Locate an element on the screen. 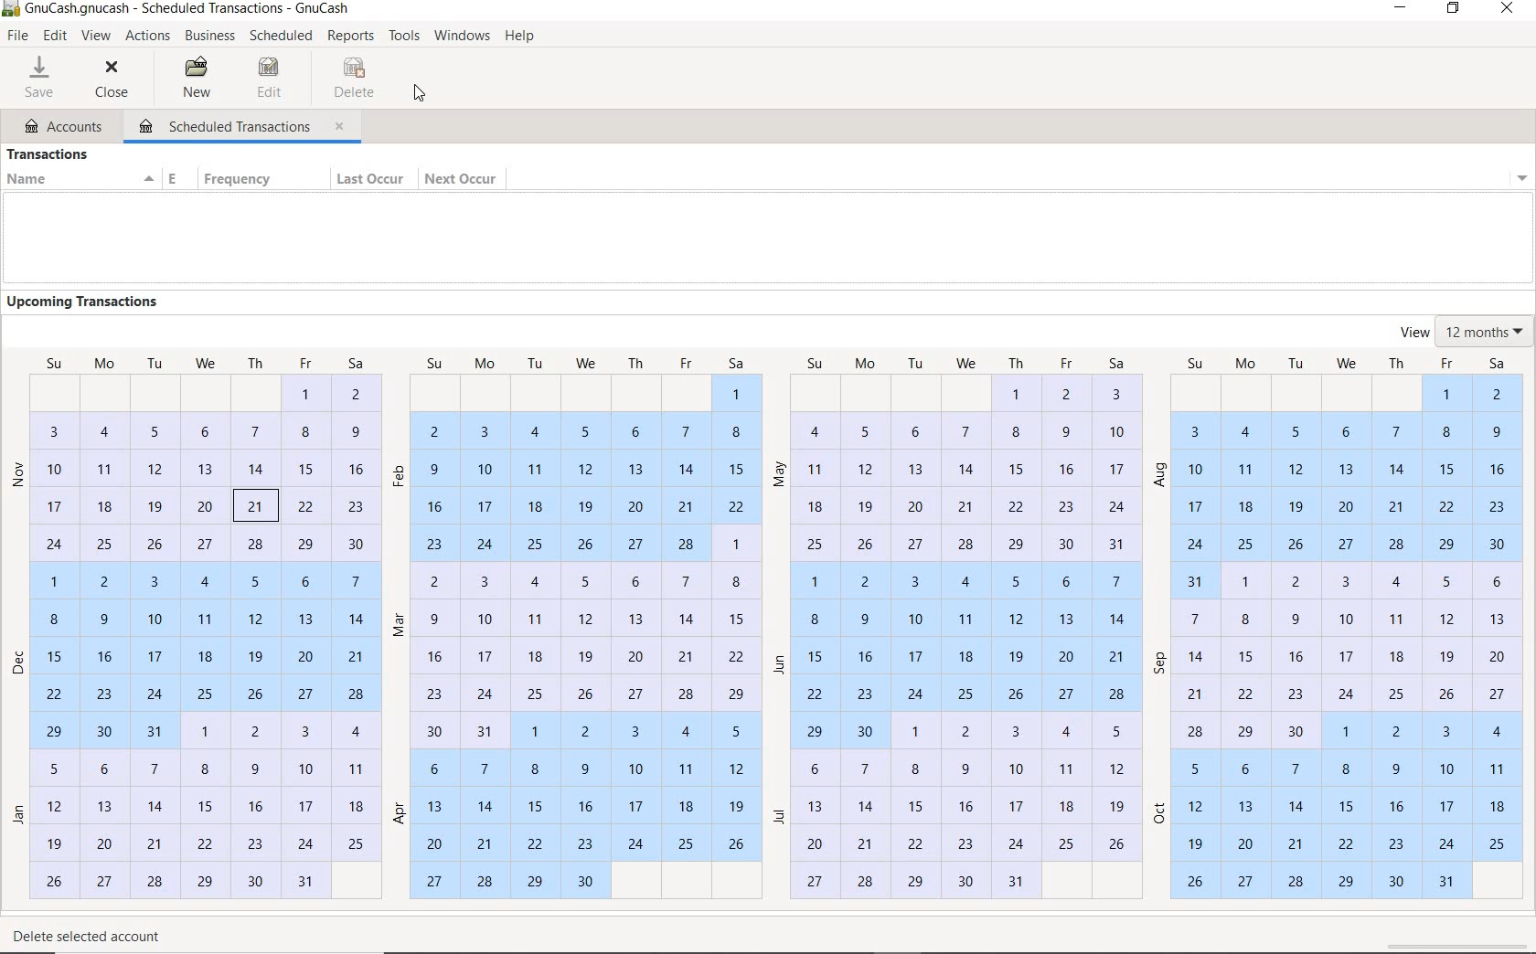 The width and height of the screenshot is (1536, 954). months is located at coordinates (16, 648).